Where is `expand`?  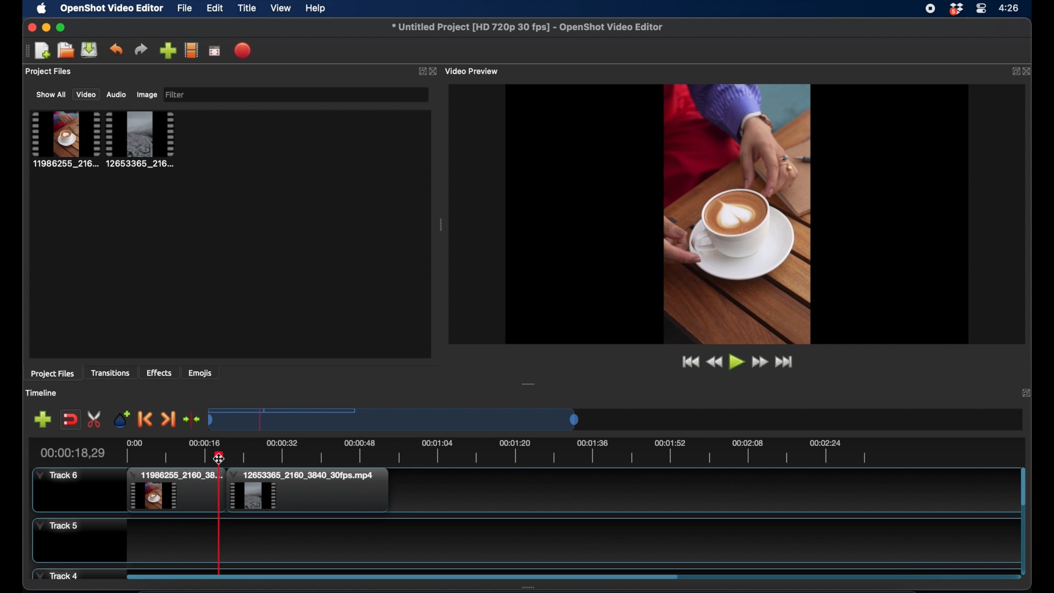
expand is located at coordinates (421, 71).